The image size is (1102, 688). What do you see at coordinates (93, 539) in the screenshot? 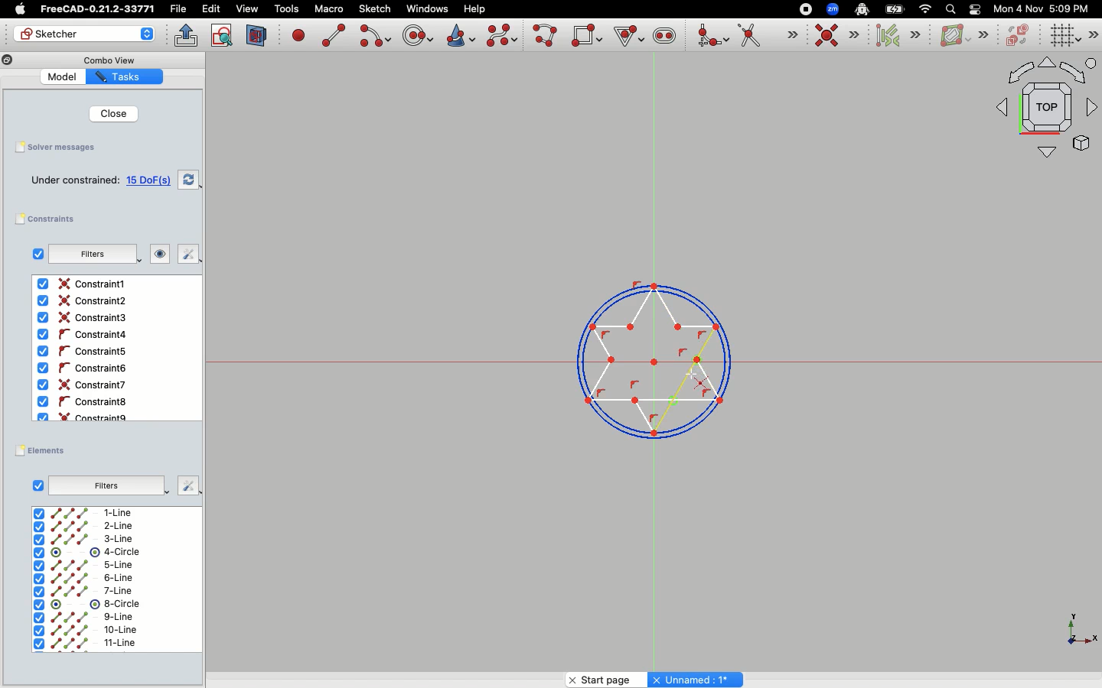
I see `3-Line` at bounding box center [93, 539].